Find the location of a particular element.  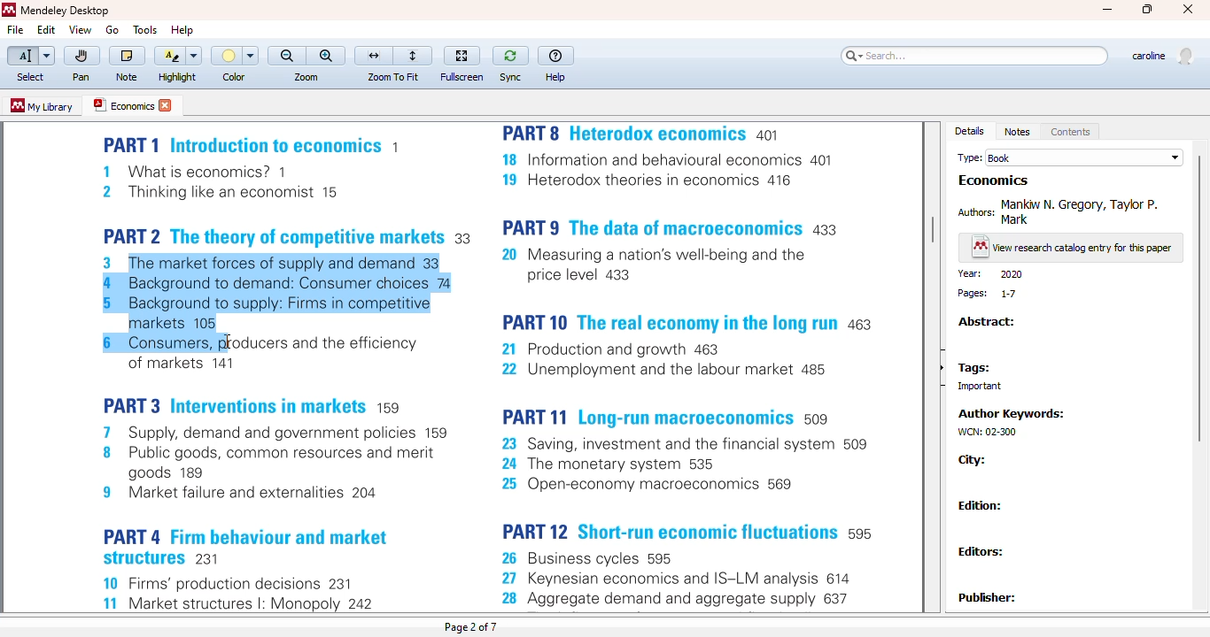

economics is located at coordinates (994, 180).